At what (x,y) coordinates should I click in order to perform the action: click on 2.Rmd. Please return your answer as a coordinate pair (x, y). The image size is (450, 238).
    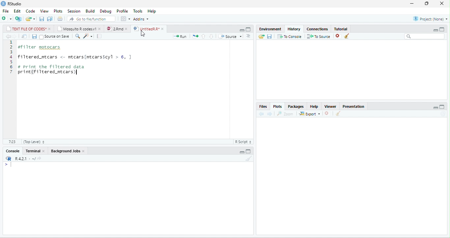
    Looking at the image, I should click on (115, 29).